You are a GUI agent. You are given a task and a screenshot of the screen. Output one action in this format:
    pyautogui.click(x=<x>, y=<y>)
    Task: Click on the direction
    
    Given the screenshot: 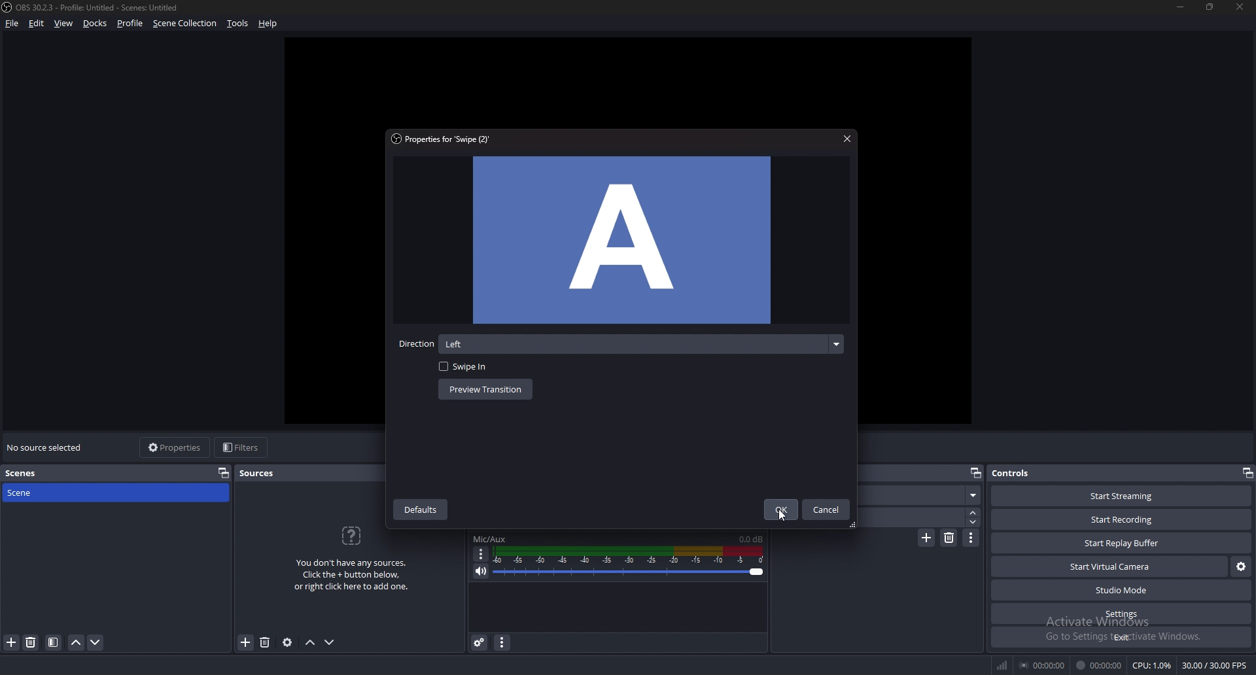 What is the action you would take?
    pyautogui.click(x=415, y=345)
    